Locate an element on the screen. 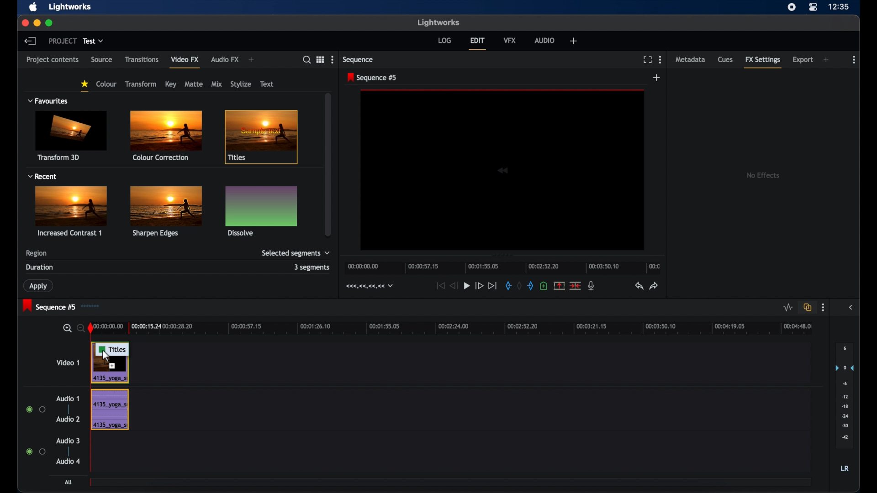 The width and height of the screenshot is (877, 493). redo is located at coordinates (655, 286).